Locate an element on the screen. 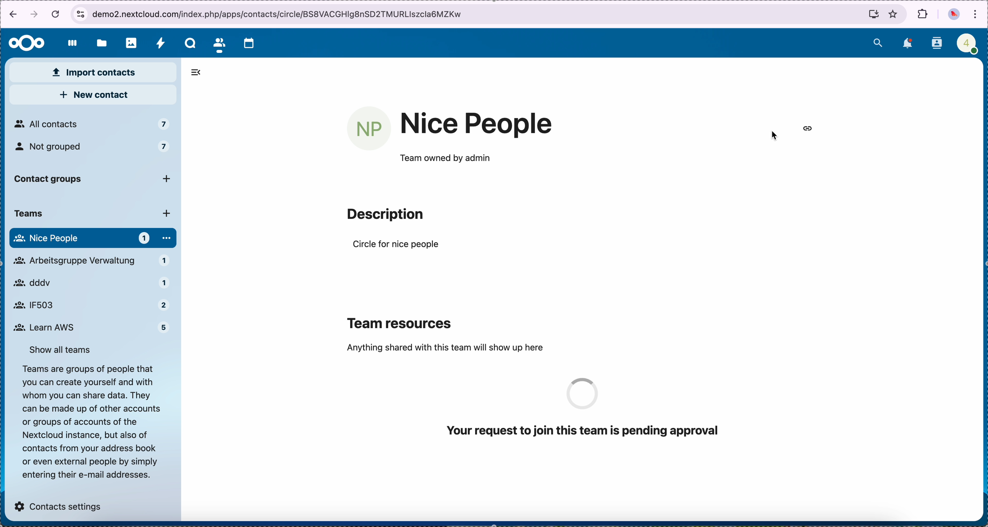 The image size is (988, 527). customize and control Google Chrome is located at coordinates (976, 13).